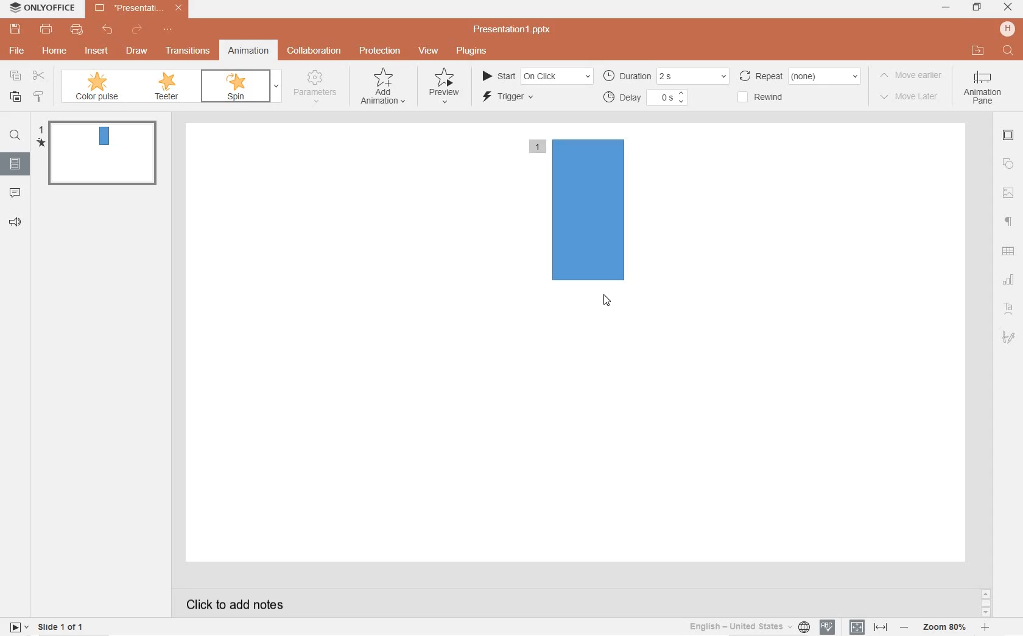 This screenshot has width=1023, height=636. I want to click on delay, so click(646, 97).